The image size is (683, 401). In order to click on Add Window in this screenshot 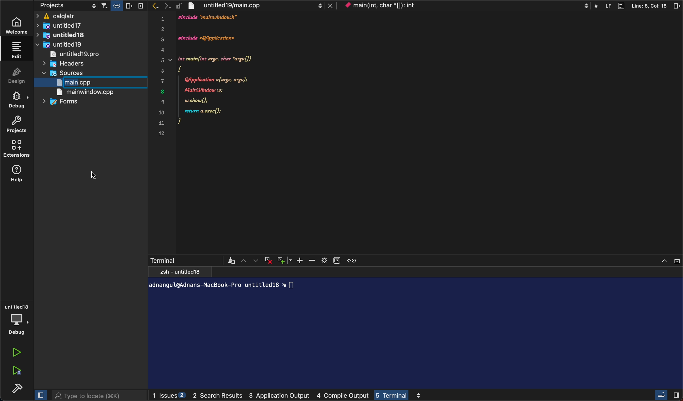, I will do `click(285, 260)`.